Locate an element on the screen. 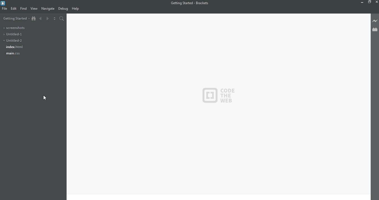 This screenshot has width=379, height=200. view is located at coordinates (34, 9).